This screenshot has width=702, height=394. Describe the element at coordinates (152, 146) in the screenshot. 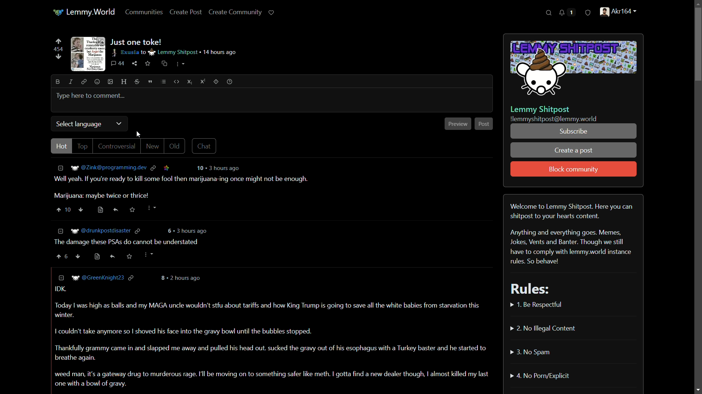

I see `new` at that location.